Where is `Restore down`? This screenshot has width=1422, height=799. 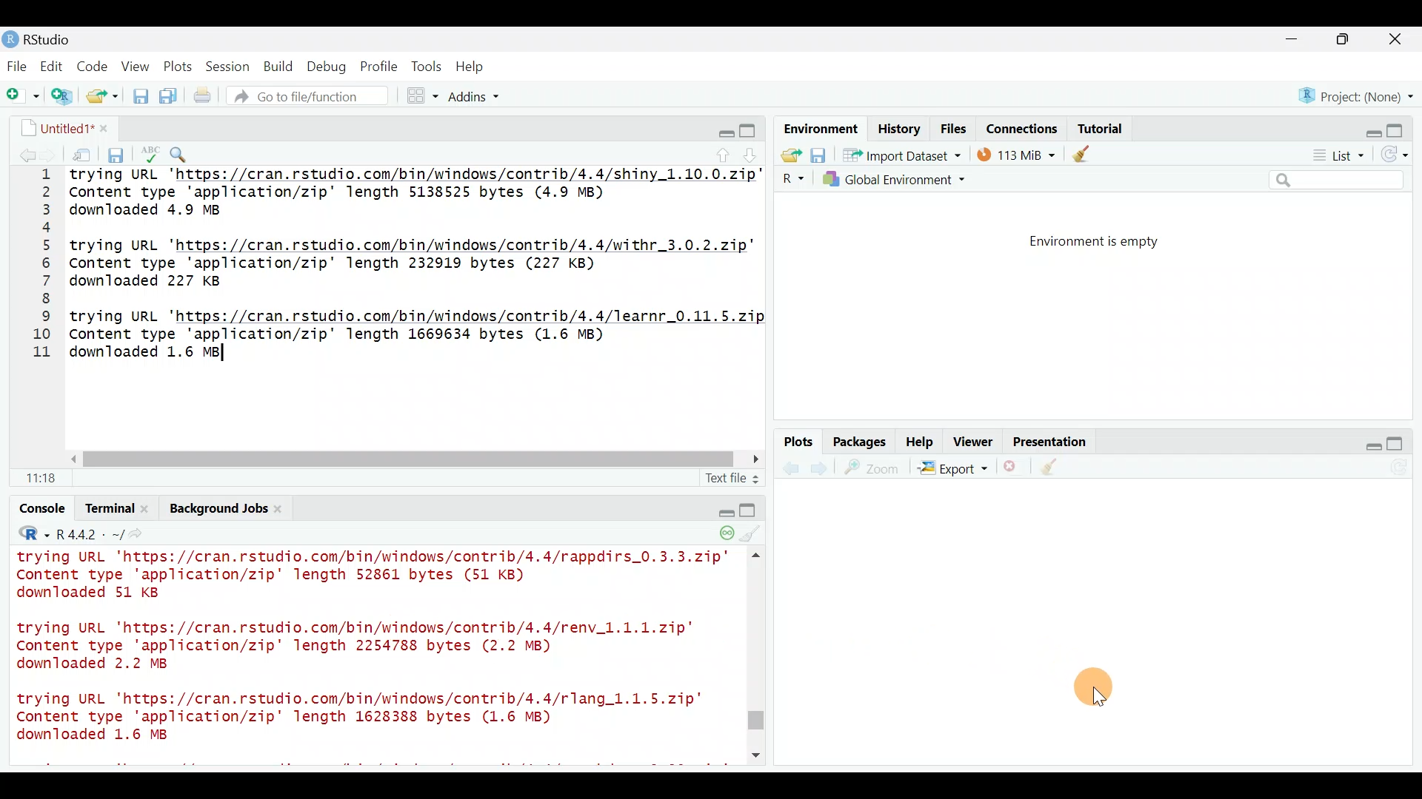
Restore down is located at coordinates (1367, 128).